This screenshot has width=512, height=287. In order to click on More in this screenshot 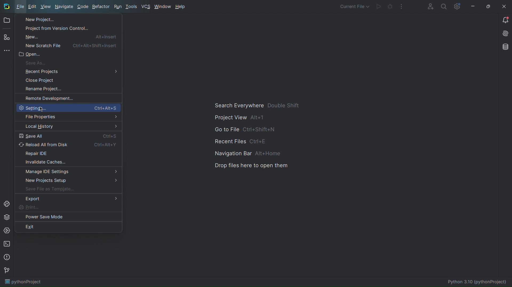, I will do `click(402, 7)`.